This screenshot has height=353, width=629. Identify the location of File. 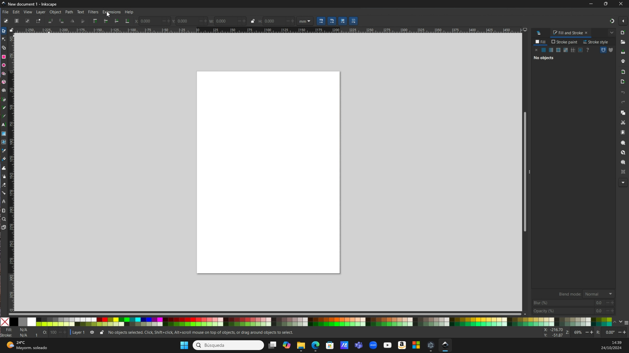
(6, 12).